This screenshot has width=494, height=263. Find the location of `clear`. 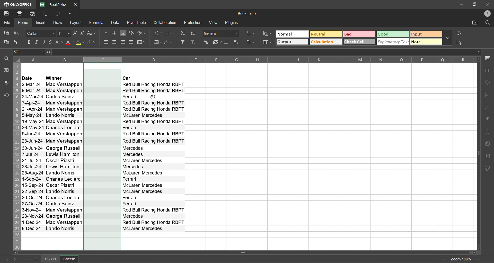

clear is located at coordinates (169, 42).